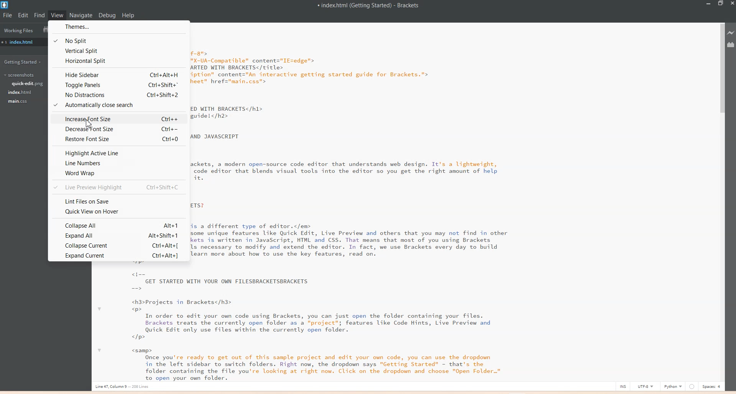 Image resolution: width=736 pixels, height=394 pixels. Describe the element at coordinates (135, 320) in the screenshot. I see `text` at that location.